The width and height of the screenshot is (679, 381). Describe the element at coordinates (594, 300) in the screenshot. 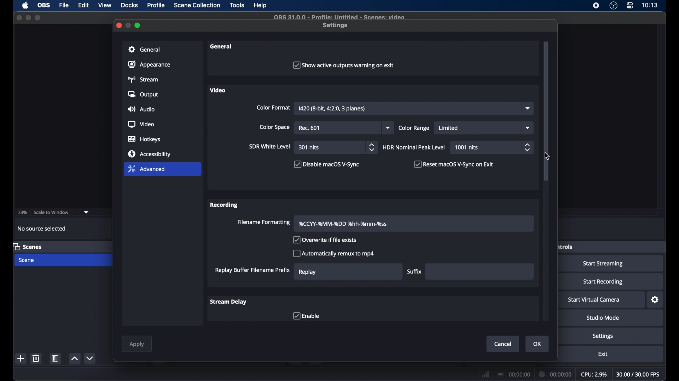

I see `start virtual camera` at that location.